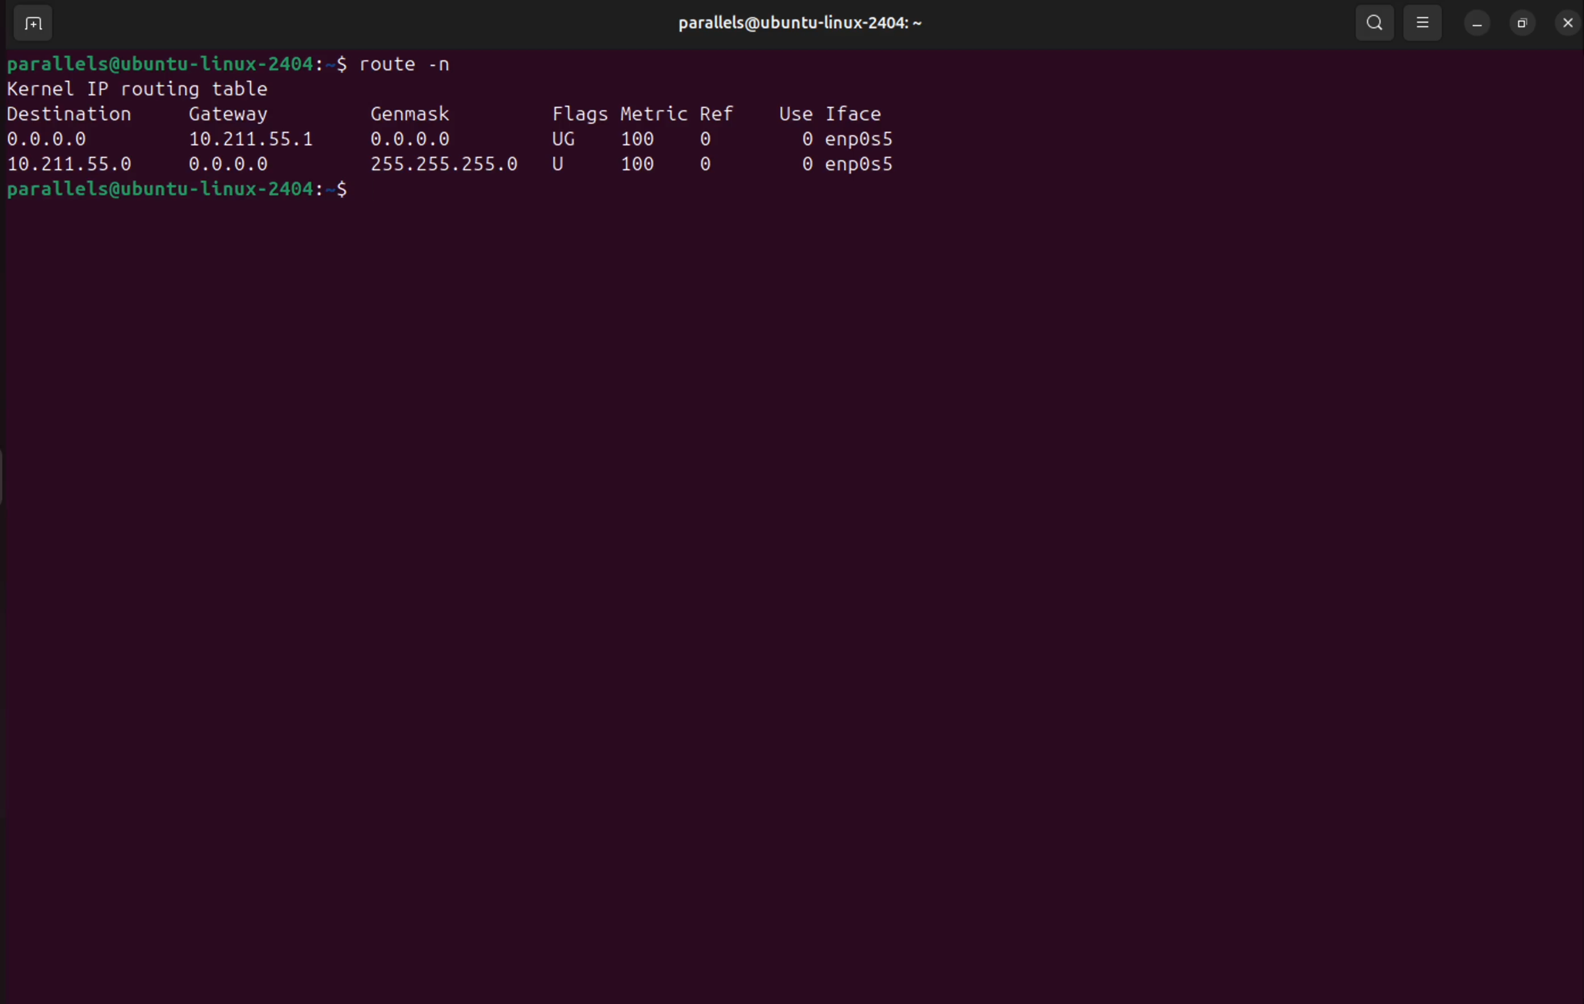  Describe the element at coordinates (184, 193) in the screenshot. I see `bash prompt` at that location.